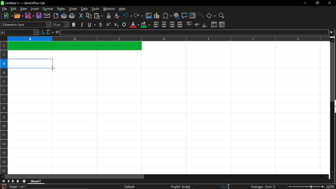  I want to click on undo, so click(127, 16).